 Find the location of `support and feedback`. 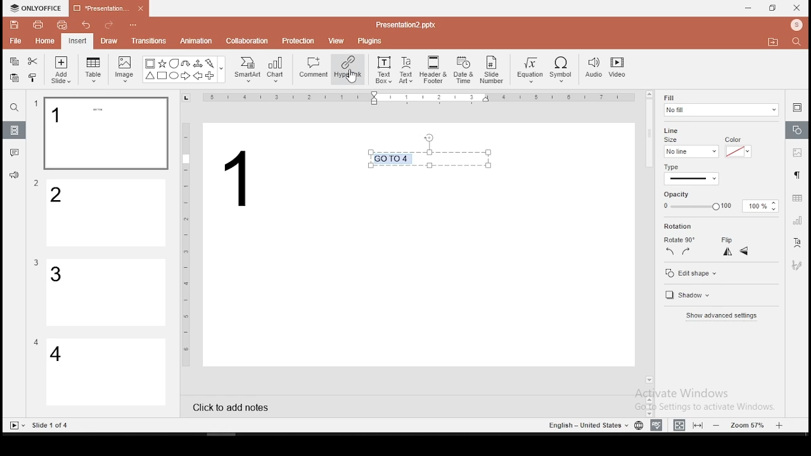

support and feedback is located at coordinates (14, 177).